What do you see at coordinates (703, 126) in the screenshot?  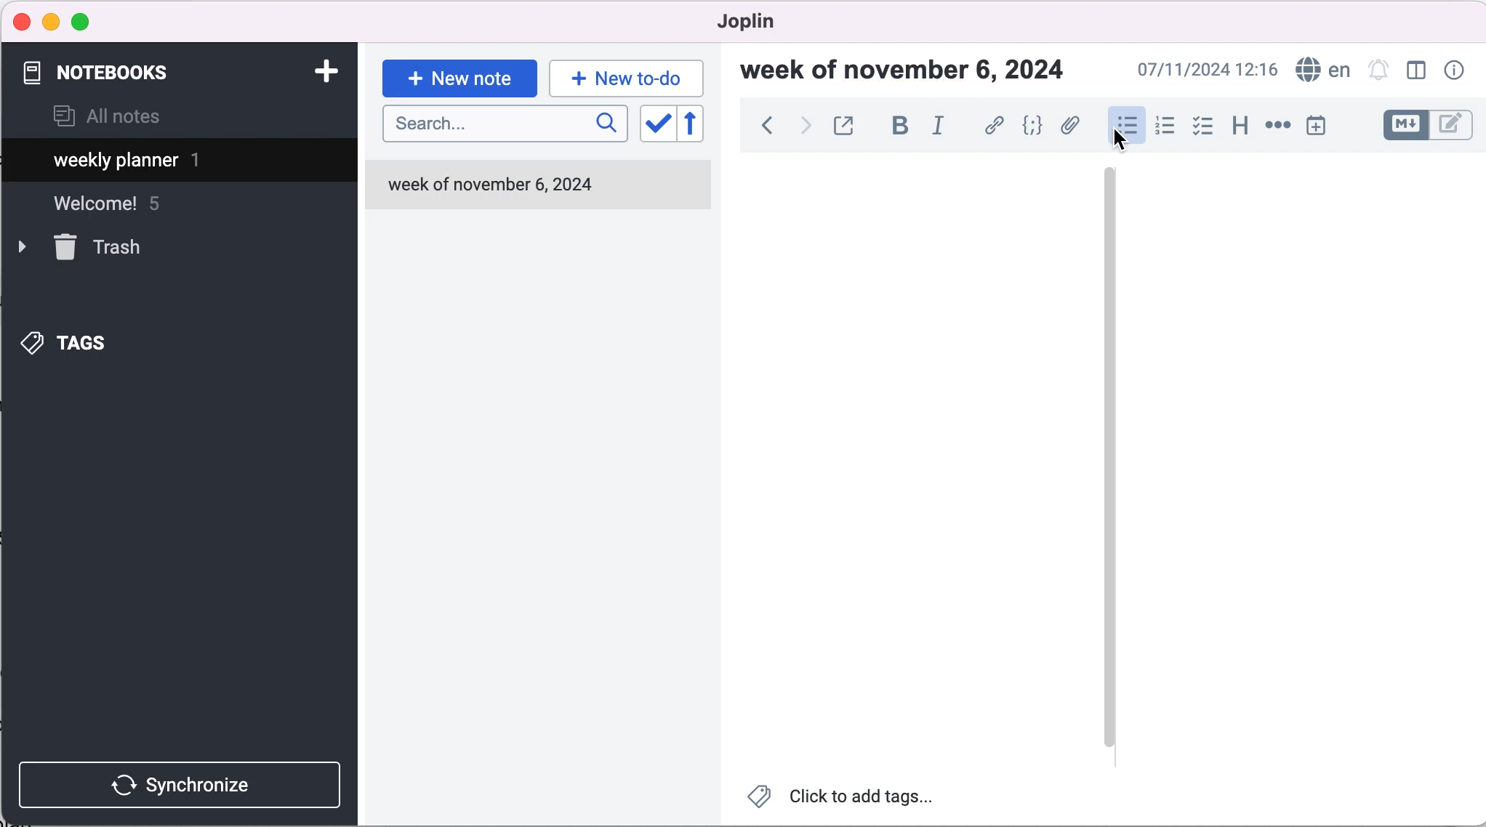 I see `reverse sort order` at bounding box center [703, 126].